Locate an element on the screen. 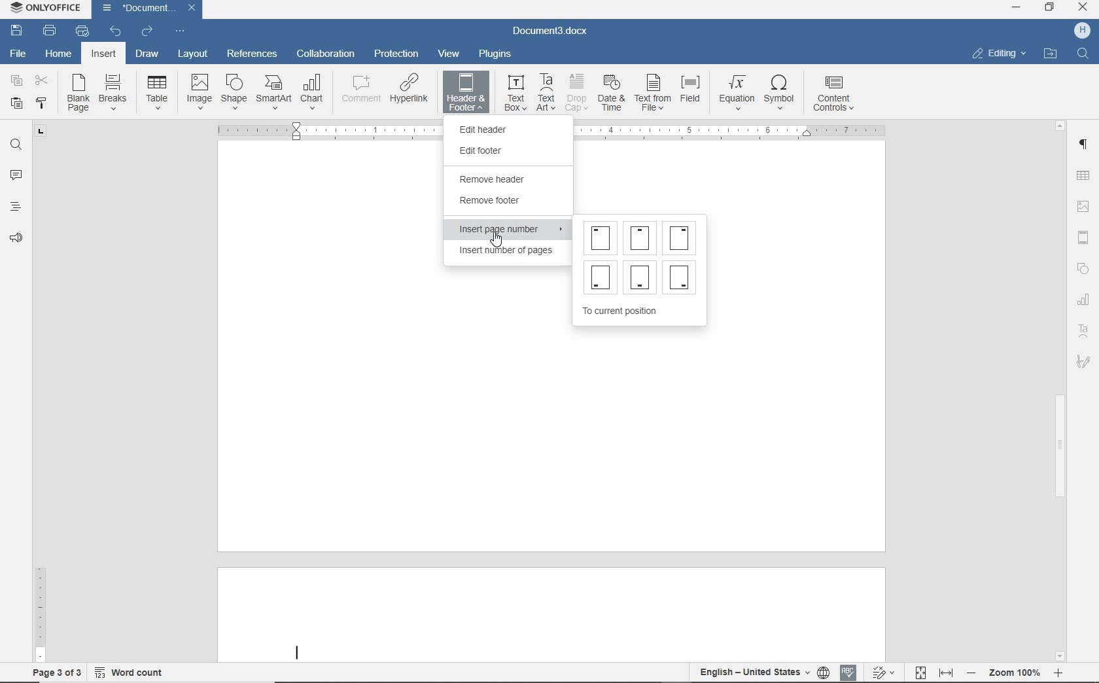 Image resolution: width=1099 pixels, height=683 pixels. CUT is located at coordinates (42, 81).